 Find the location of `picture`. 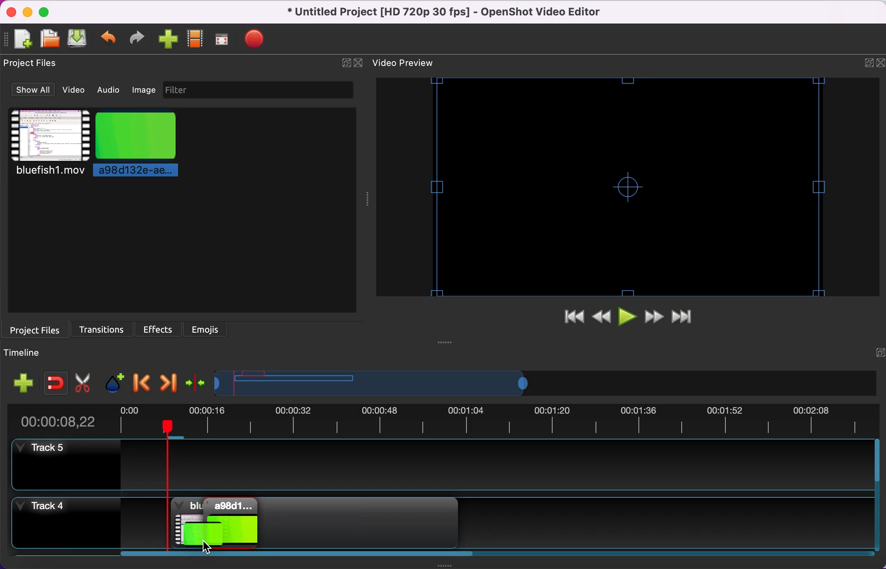

picture is located at coordinates (147, 145).